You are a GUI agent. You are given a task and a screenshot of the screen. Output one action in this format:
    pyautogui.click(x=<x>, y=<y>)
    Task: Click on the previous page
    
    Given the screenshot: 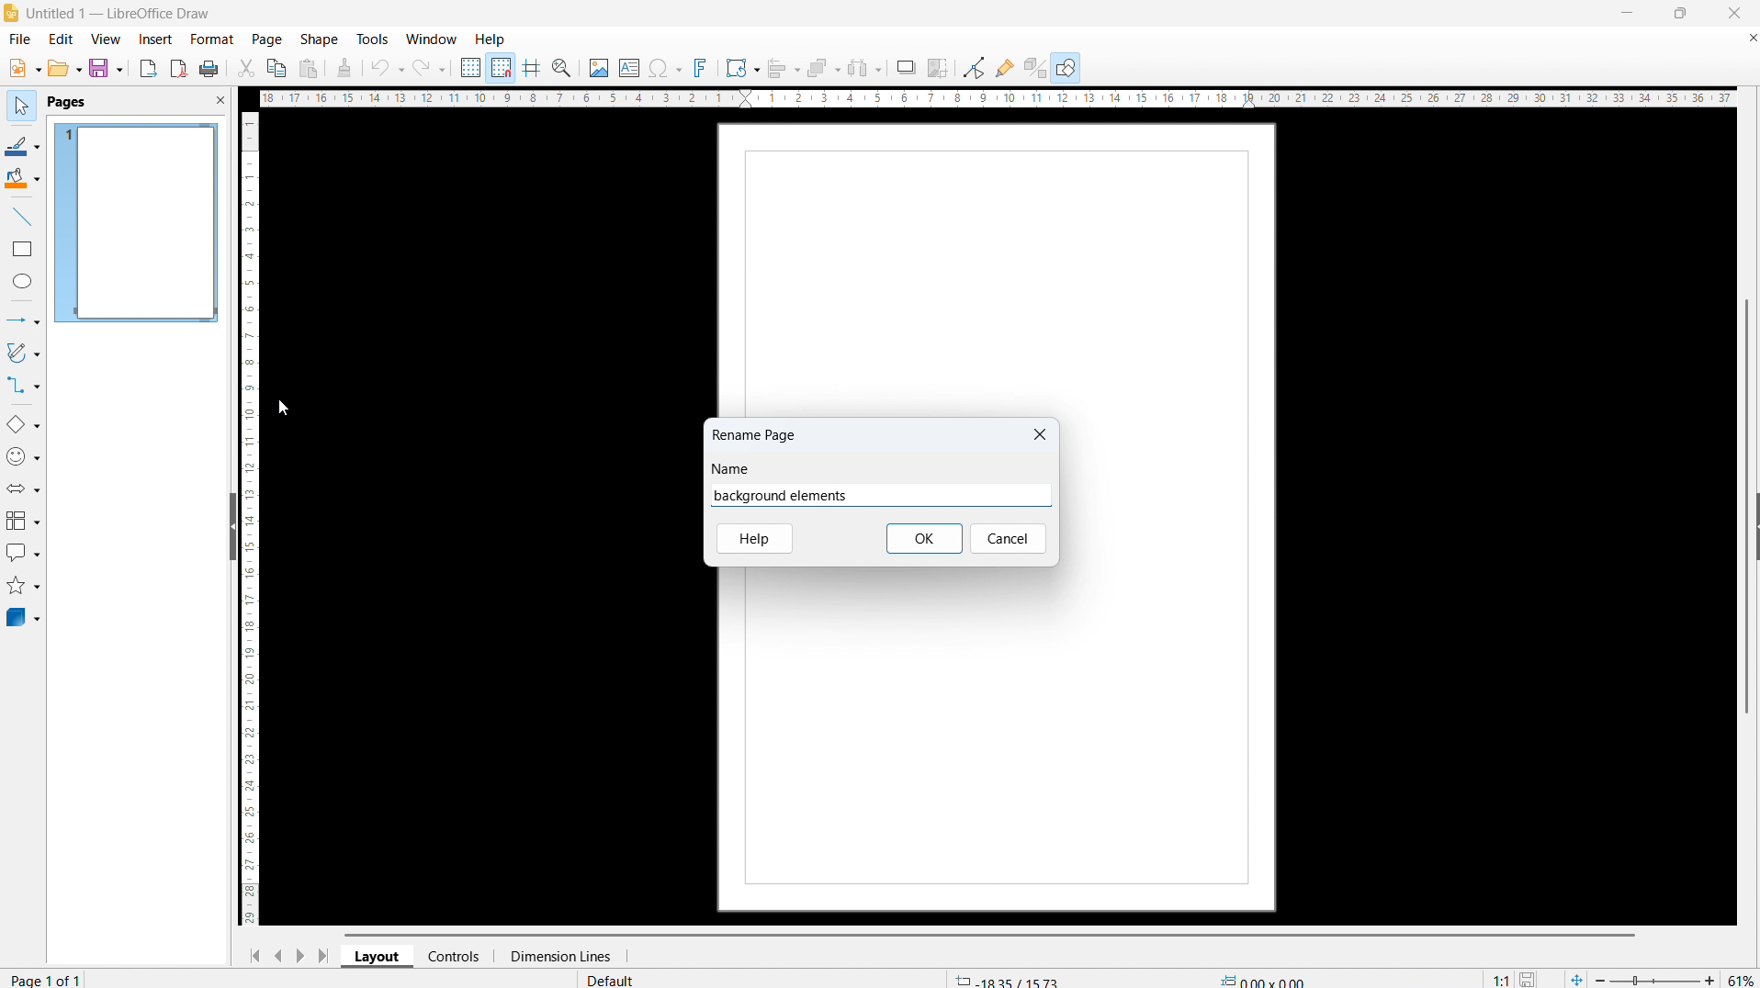 What is the action you would take?
    pyautogui.click(x=276, y=955)
    